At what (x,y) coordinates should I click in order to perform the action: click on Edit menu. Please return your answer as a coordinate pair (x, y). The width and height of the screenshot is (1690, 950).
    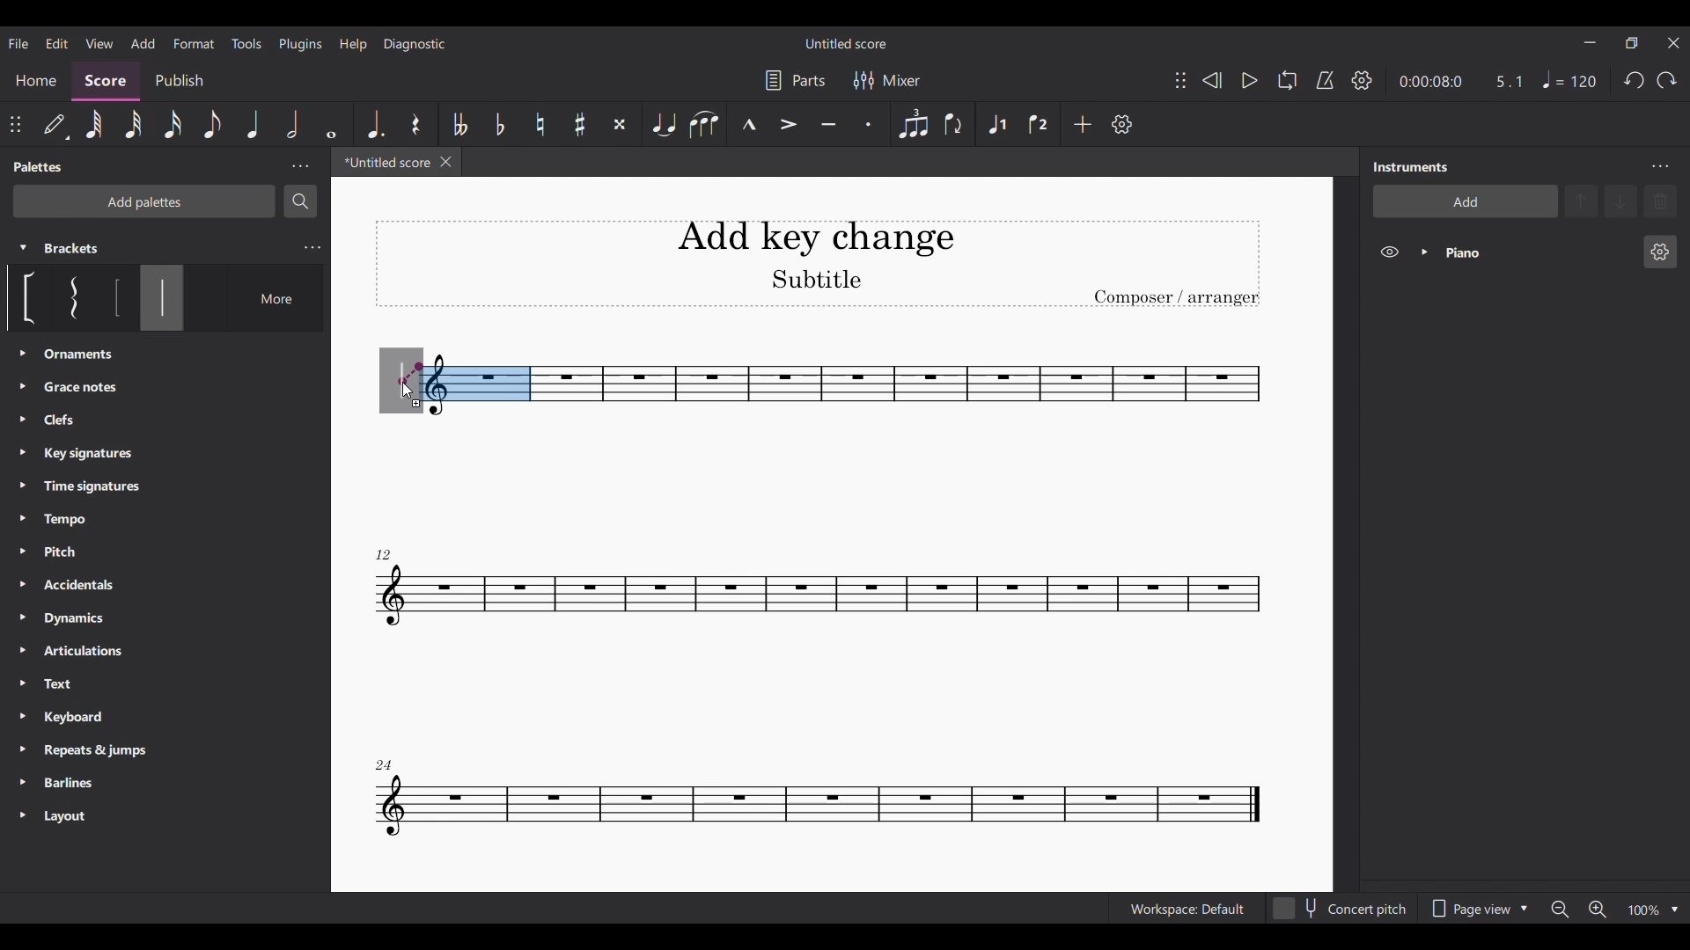
    Looking at the image, I should click on (57, 44).